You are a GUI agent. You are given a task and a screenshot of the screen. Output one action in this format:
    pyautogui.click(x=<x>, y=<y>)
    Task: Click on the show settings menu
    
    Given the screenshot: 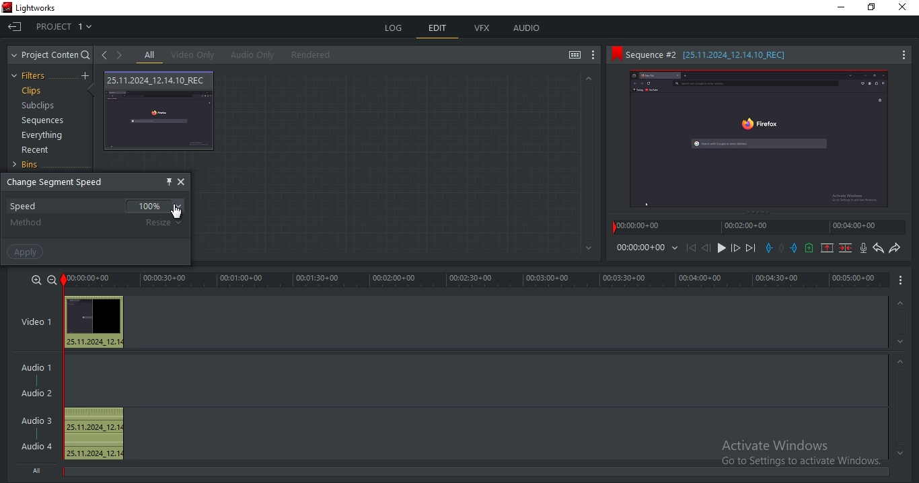 What is the action you would take?
    pyautogui.click(x=595, y=55)
    